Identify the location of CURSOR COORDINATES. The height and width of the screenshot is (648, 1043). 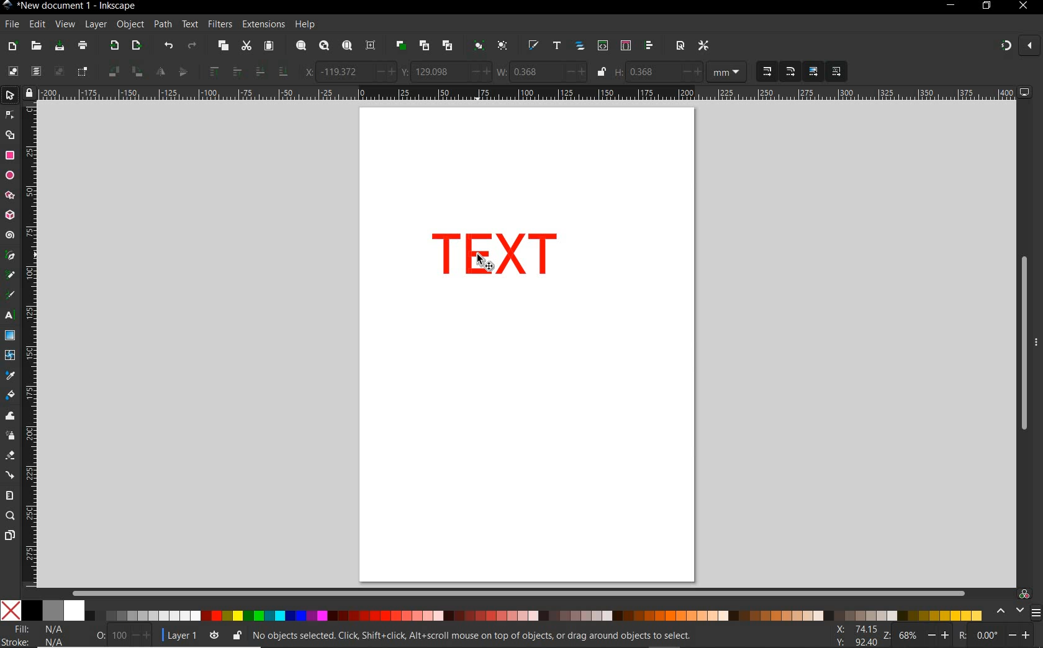
(852, 636).